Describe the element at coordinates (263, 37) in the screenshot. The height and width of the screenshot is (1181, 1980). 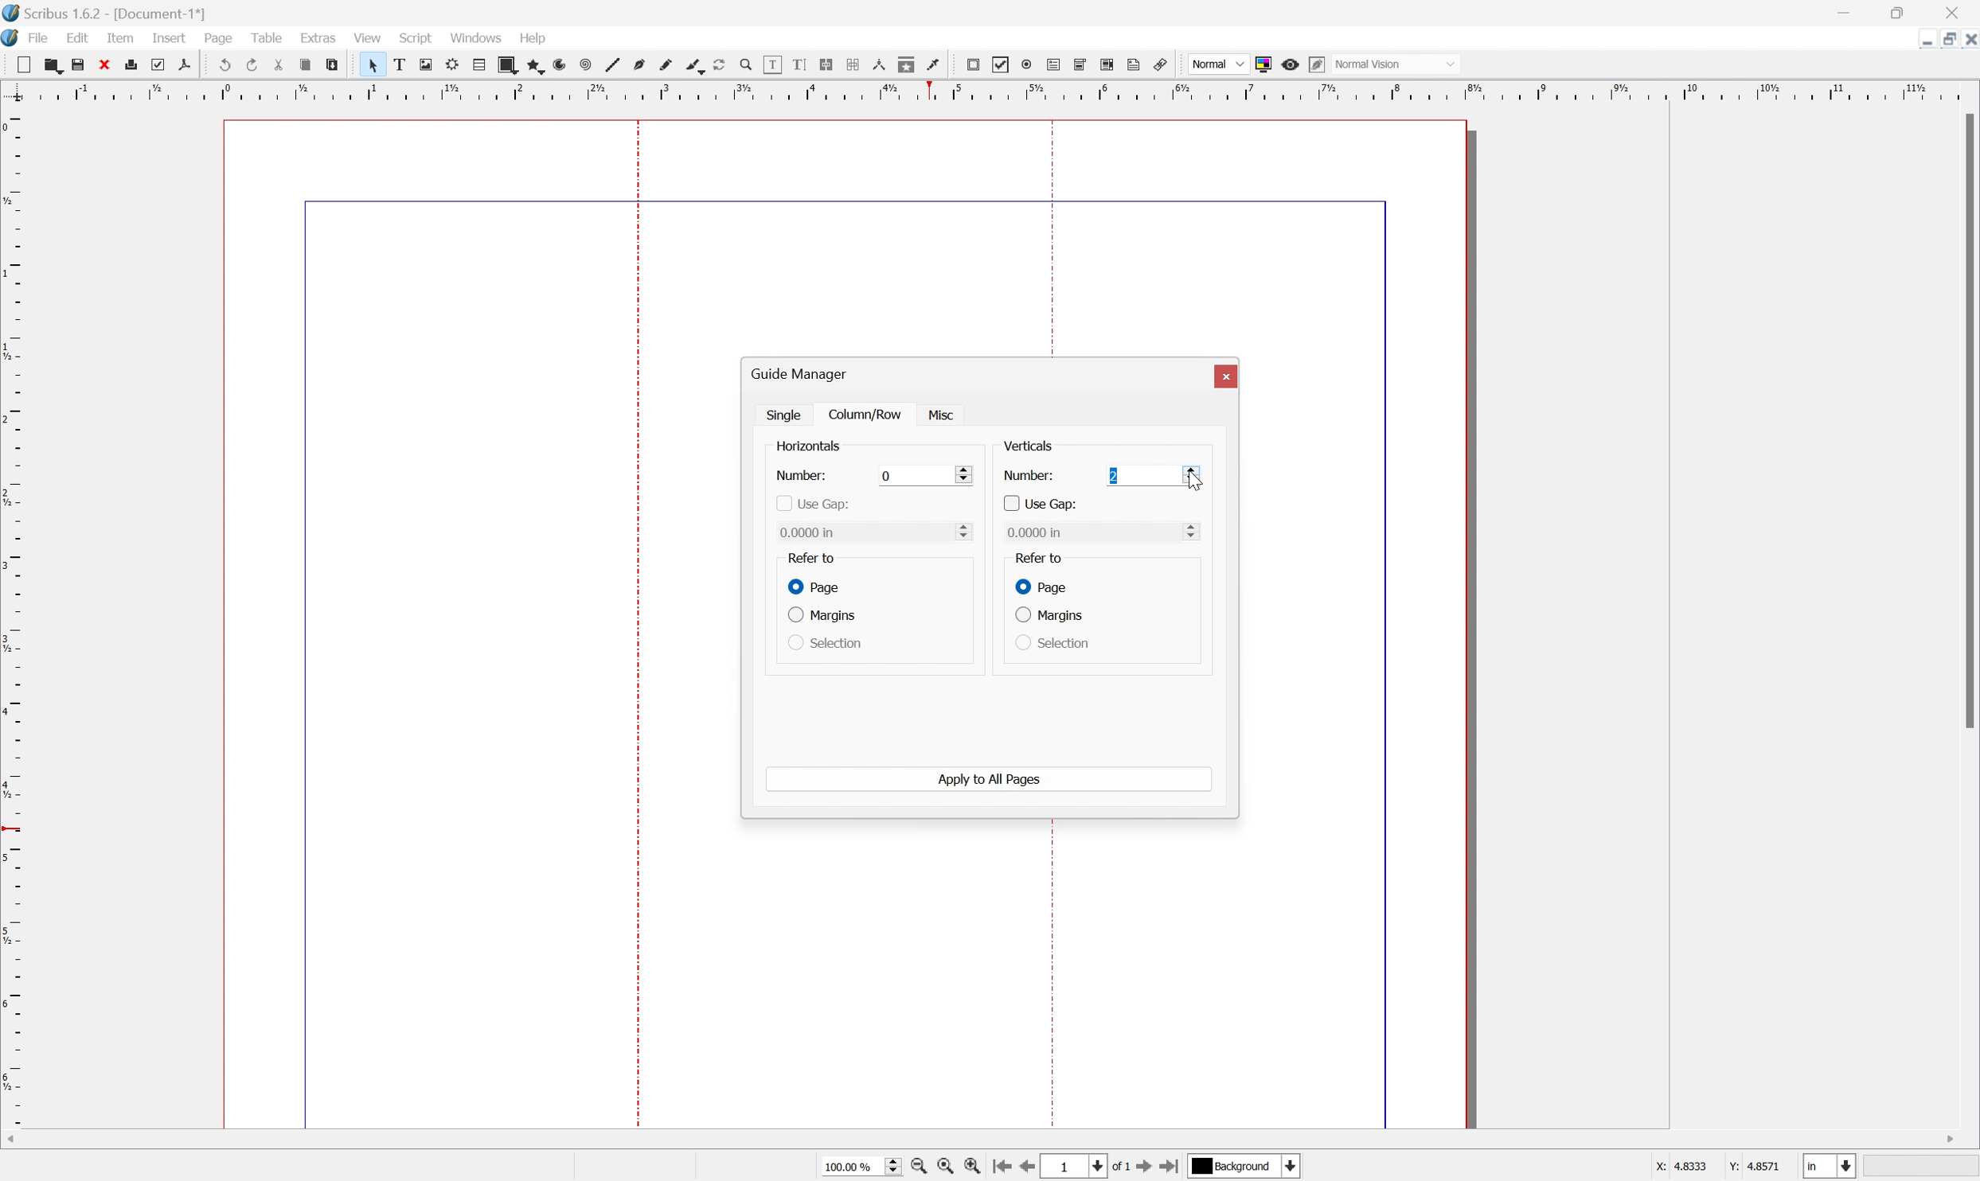
I see `table` at that location.